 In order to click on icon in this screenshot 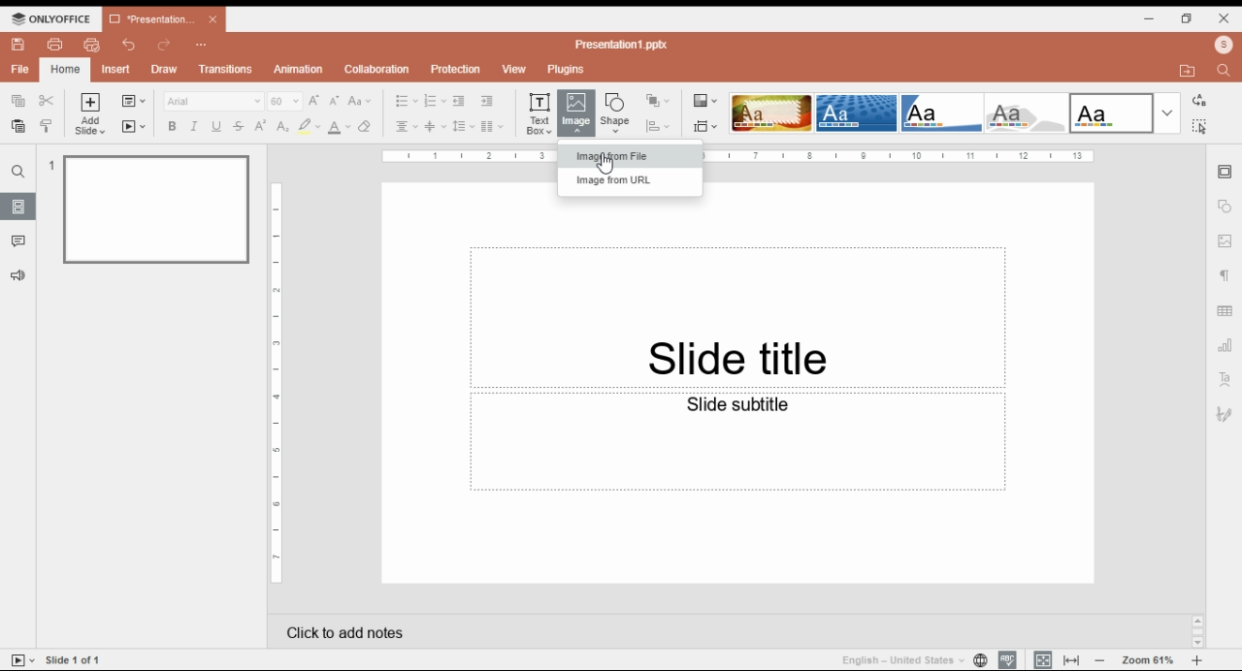, I will do `click(52, 17)`.